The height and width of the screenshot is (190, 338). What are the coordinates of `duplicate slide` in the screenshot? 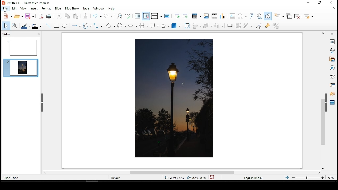 It's located at (289, 17).